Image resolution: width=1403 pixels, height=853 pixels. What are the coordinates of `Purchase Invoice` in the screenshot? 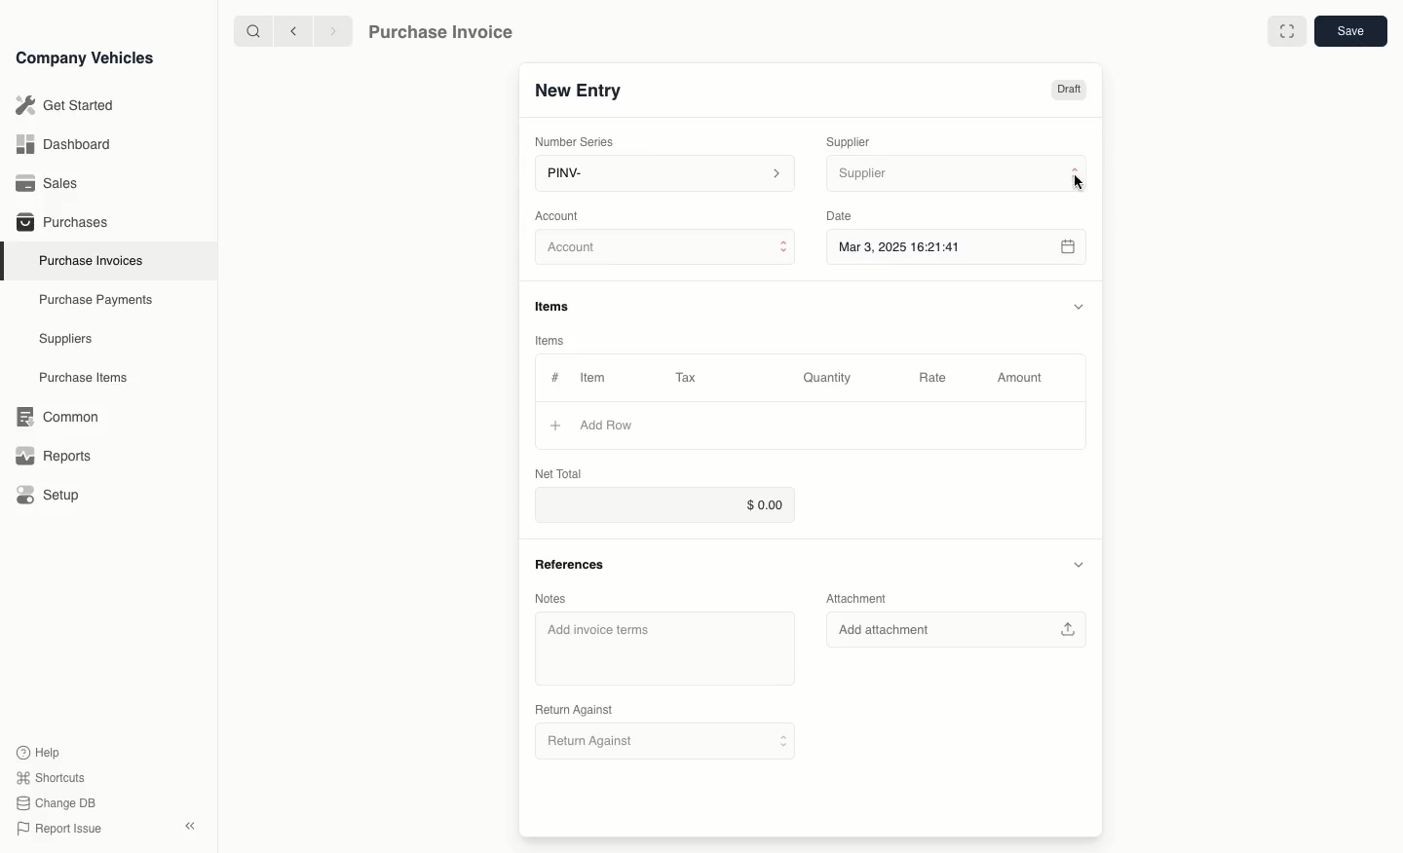 It's located at (454, 30).